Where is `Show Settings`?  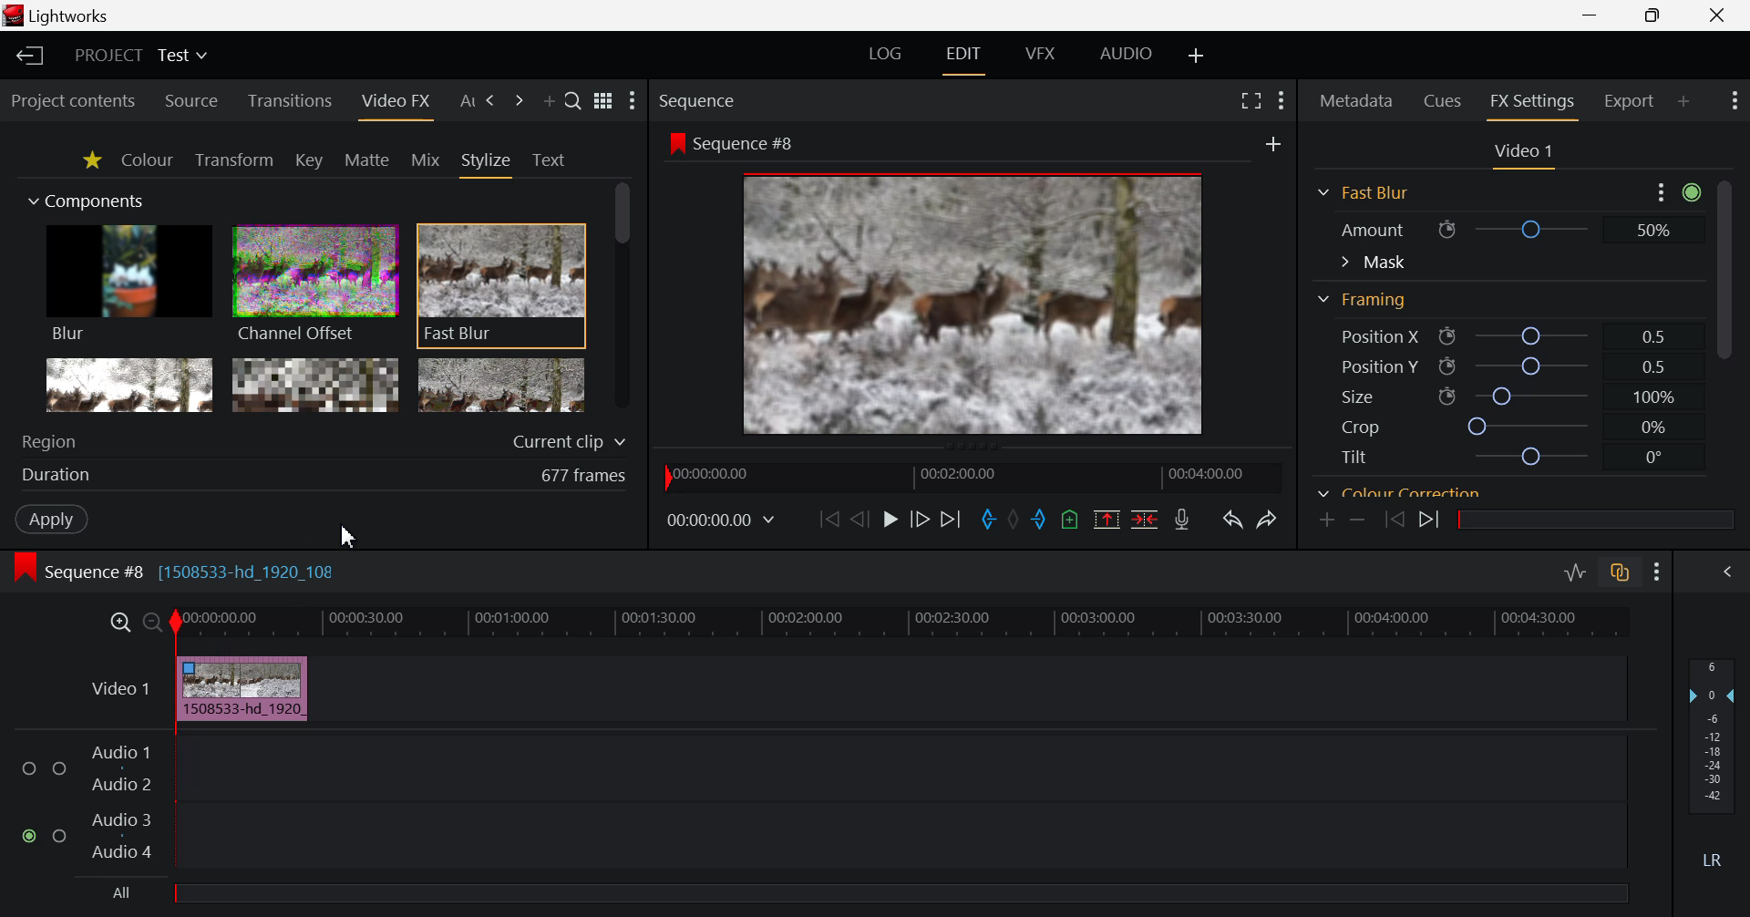
Show Settings is located at coordinates (1658, 572).